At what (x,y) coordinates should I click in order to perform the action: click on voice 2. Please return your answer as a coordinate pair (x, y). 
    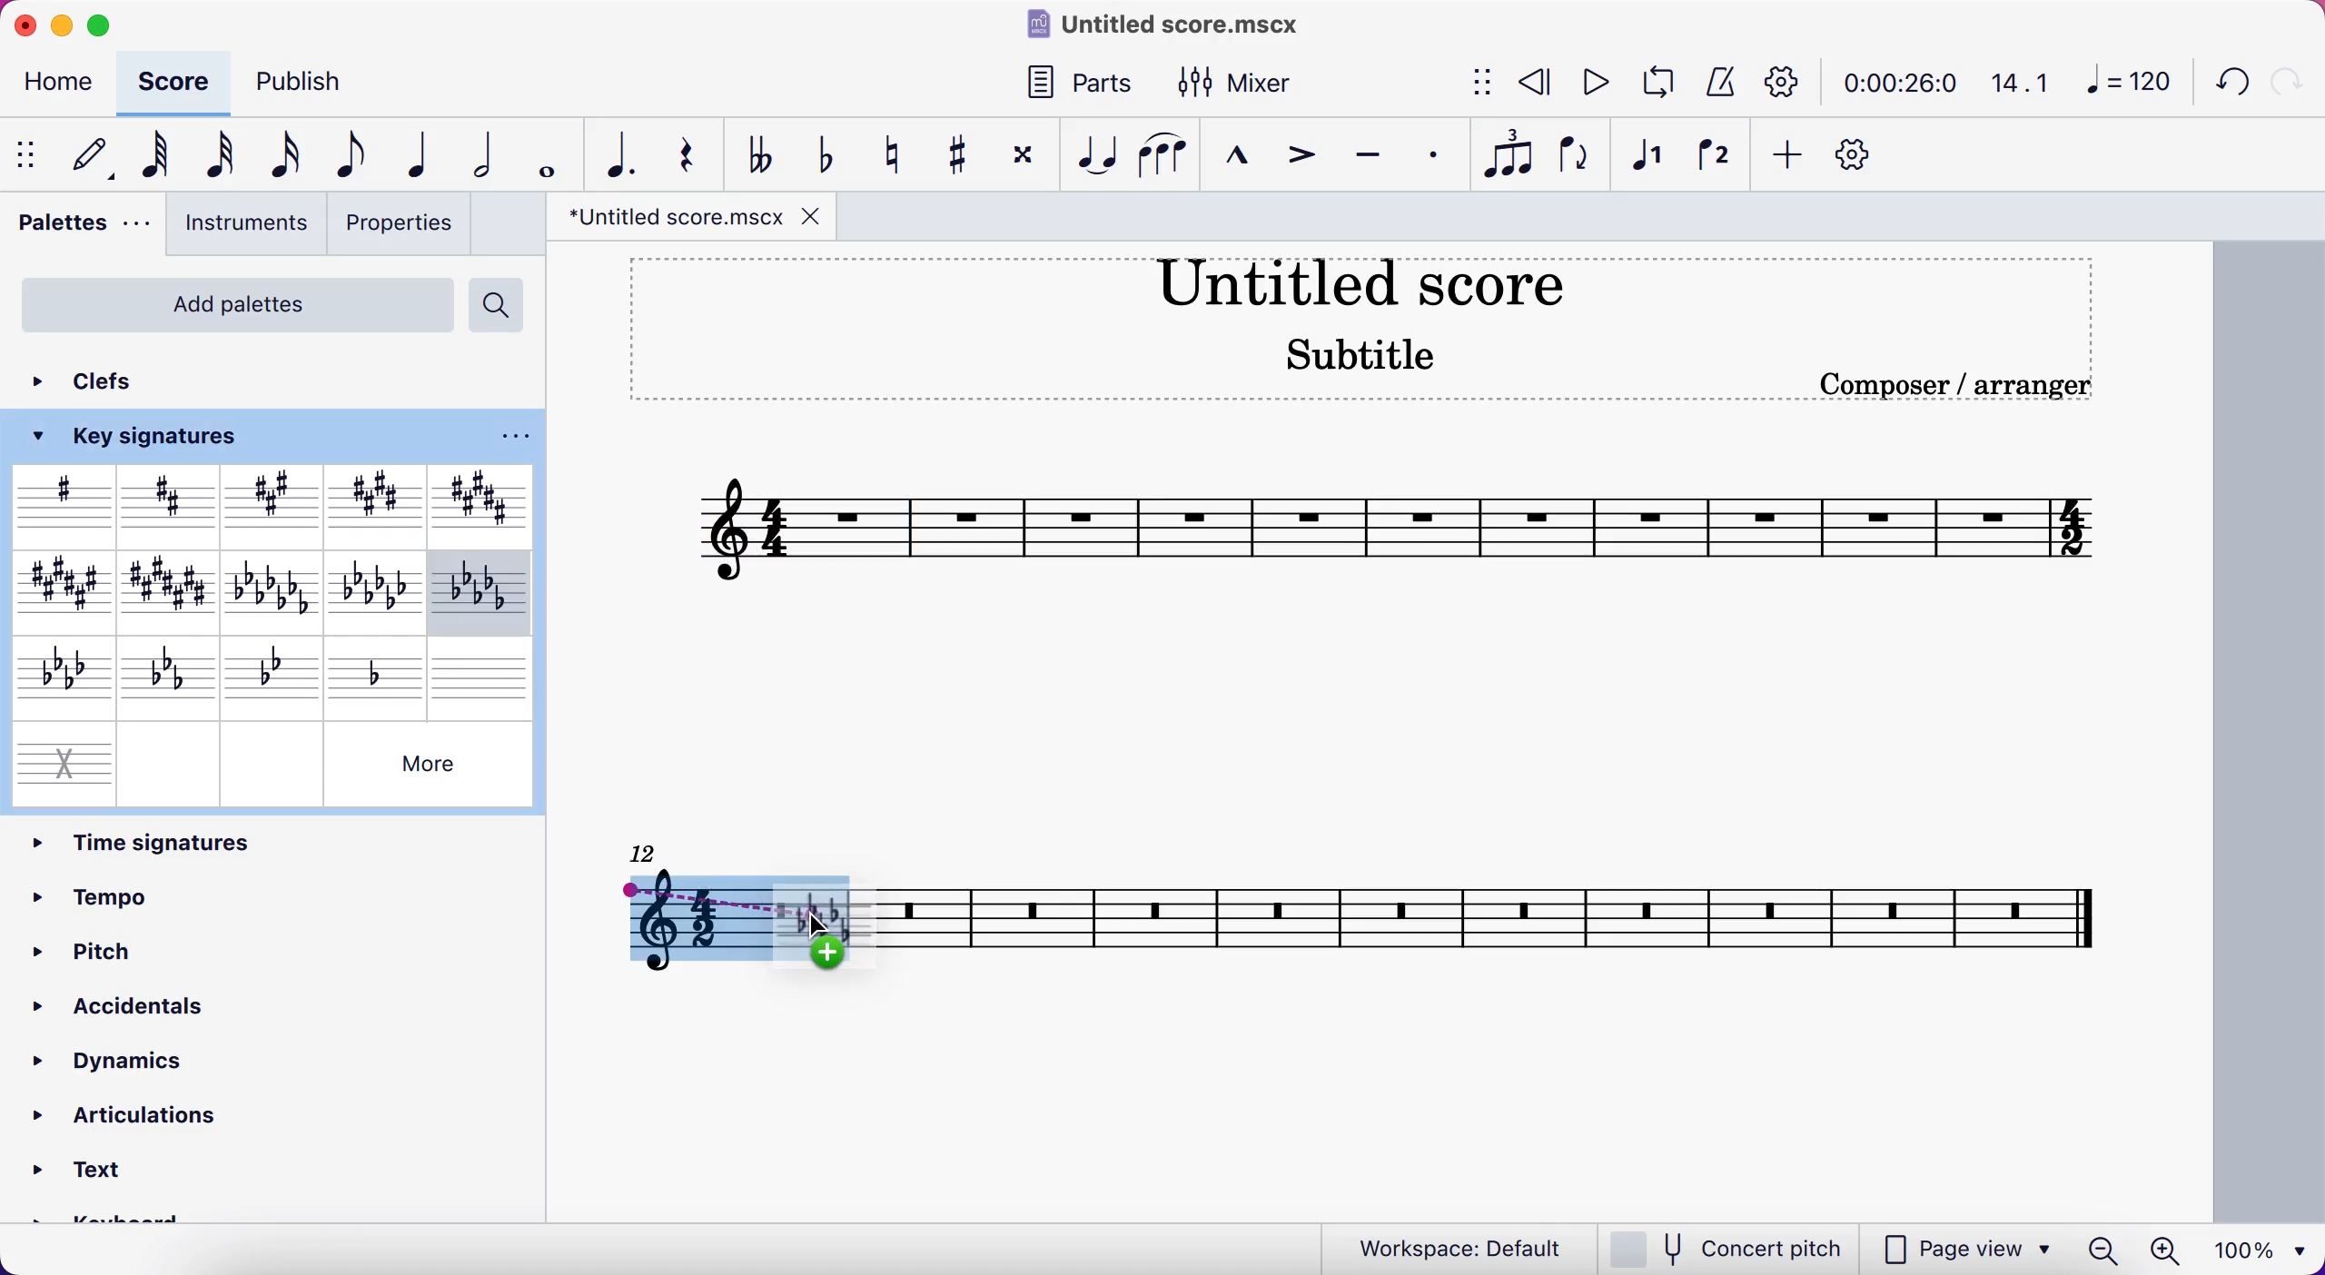
    Looking at the image, I should click on (1719, 161).